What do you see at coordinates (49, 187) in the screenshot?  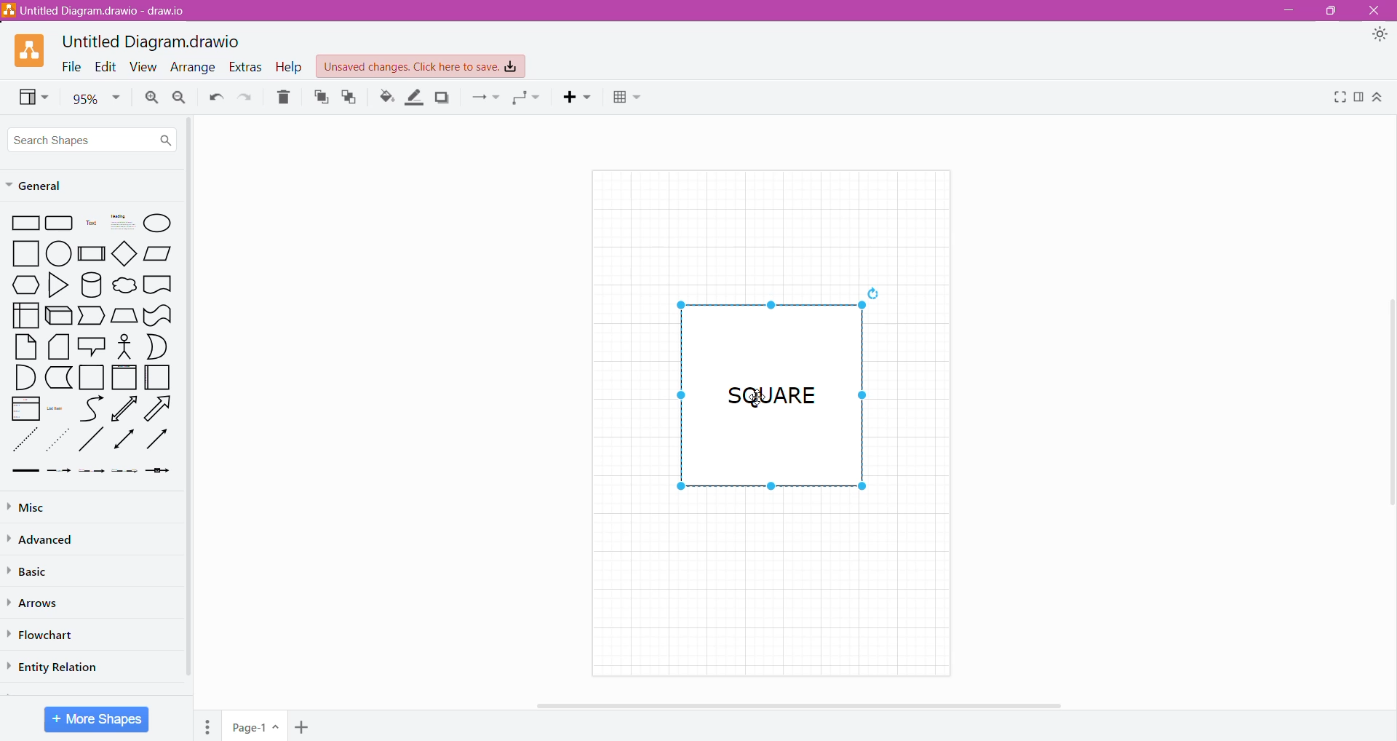 I see `General` at bounding box center [49, 187].